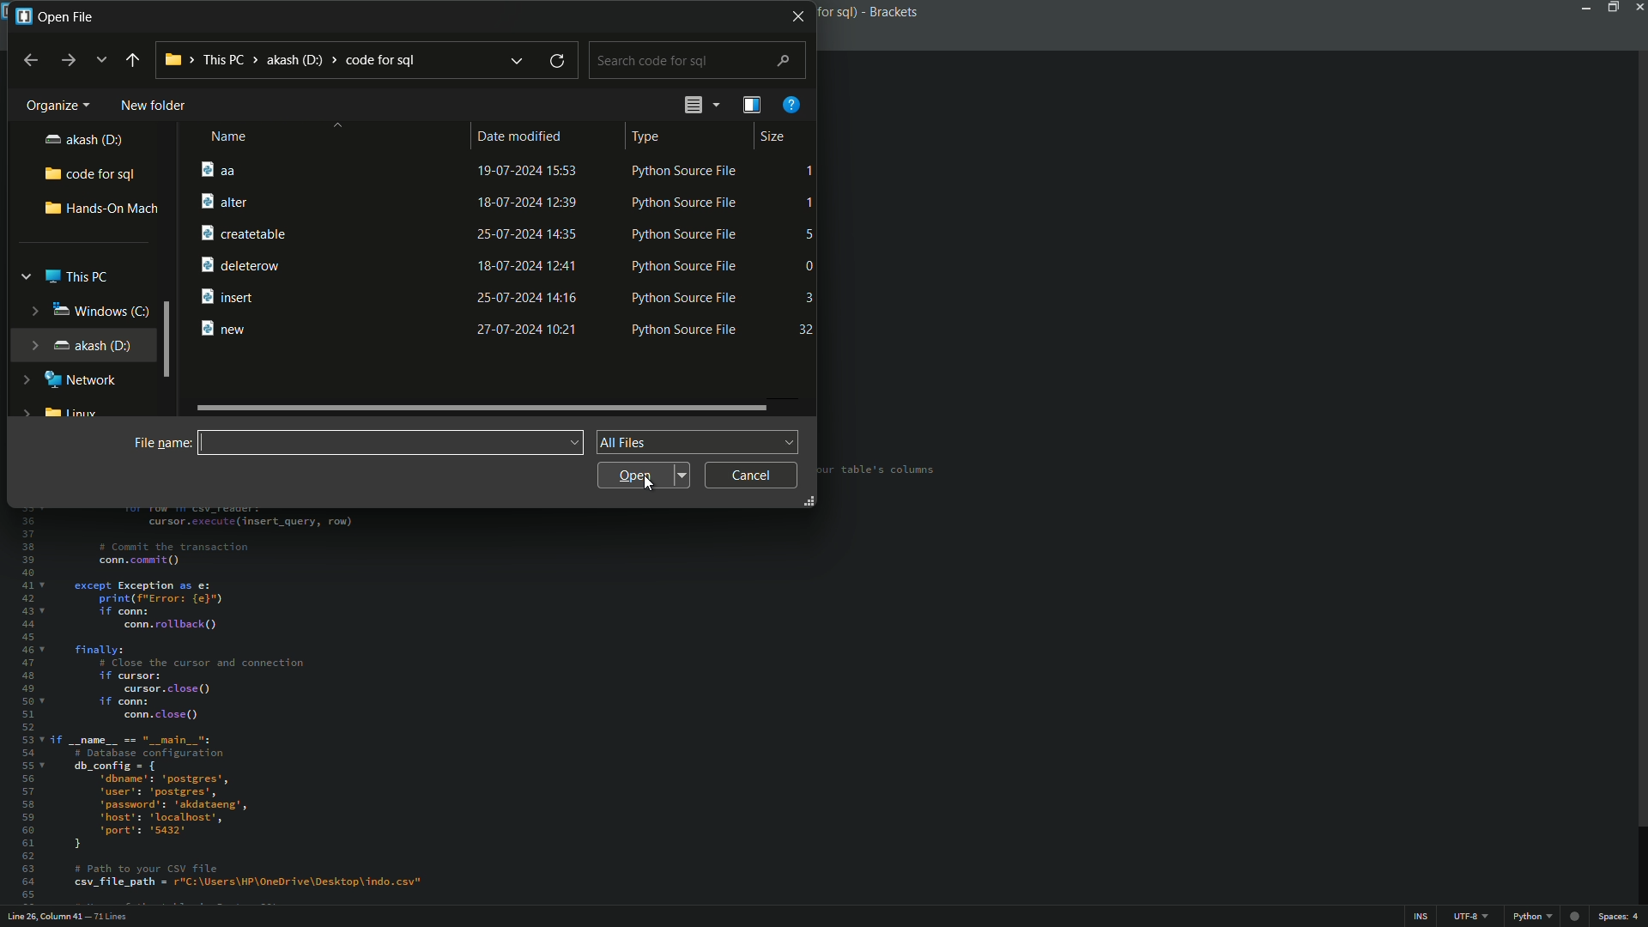 The width and height of the screenshot is (1648, 927). I want to click on spaces, so click(1621, 919).